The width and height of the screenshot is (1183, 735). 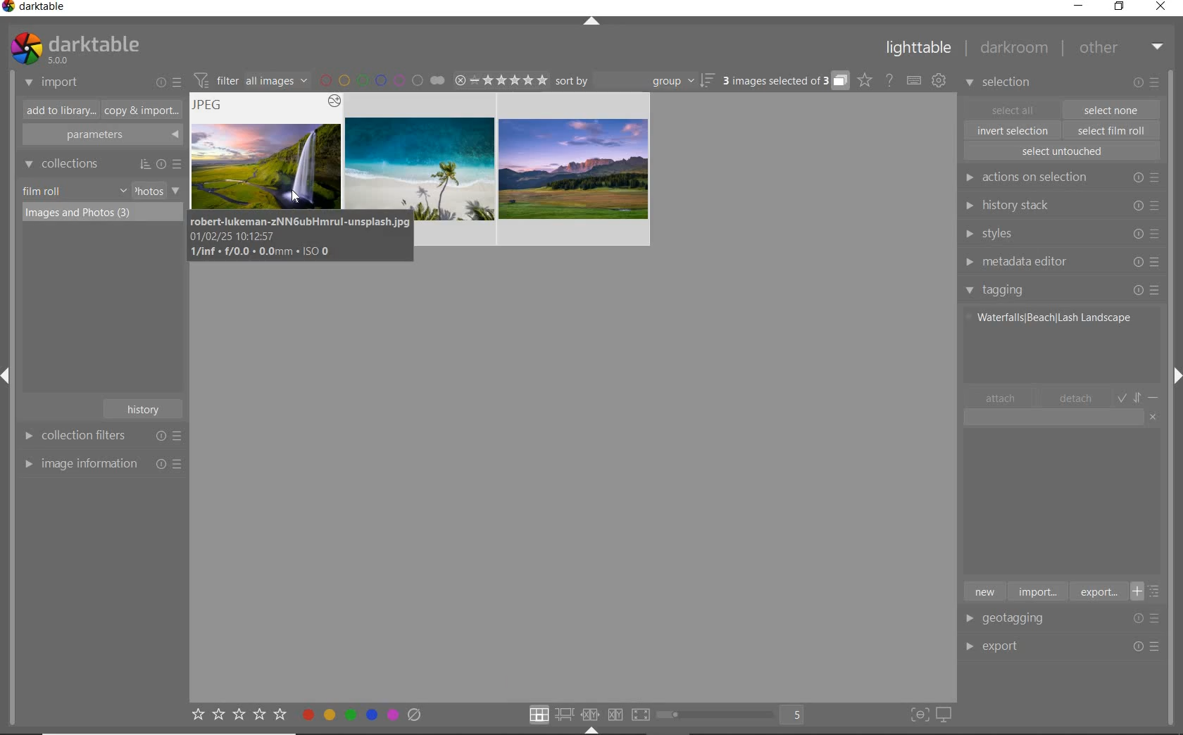 I want to click on photos, so click(x=148, y=191).